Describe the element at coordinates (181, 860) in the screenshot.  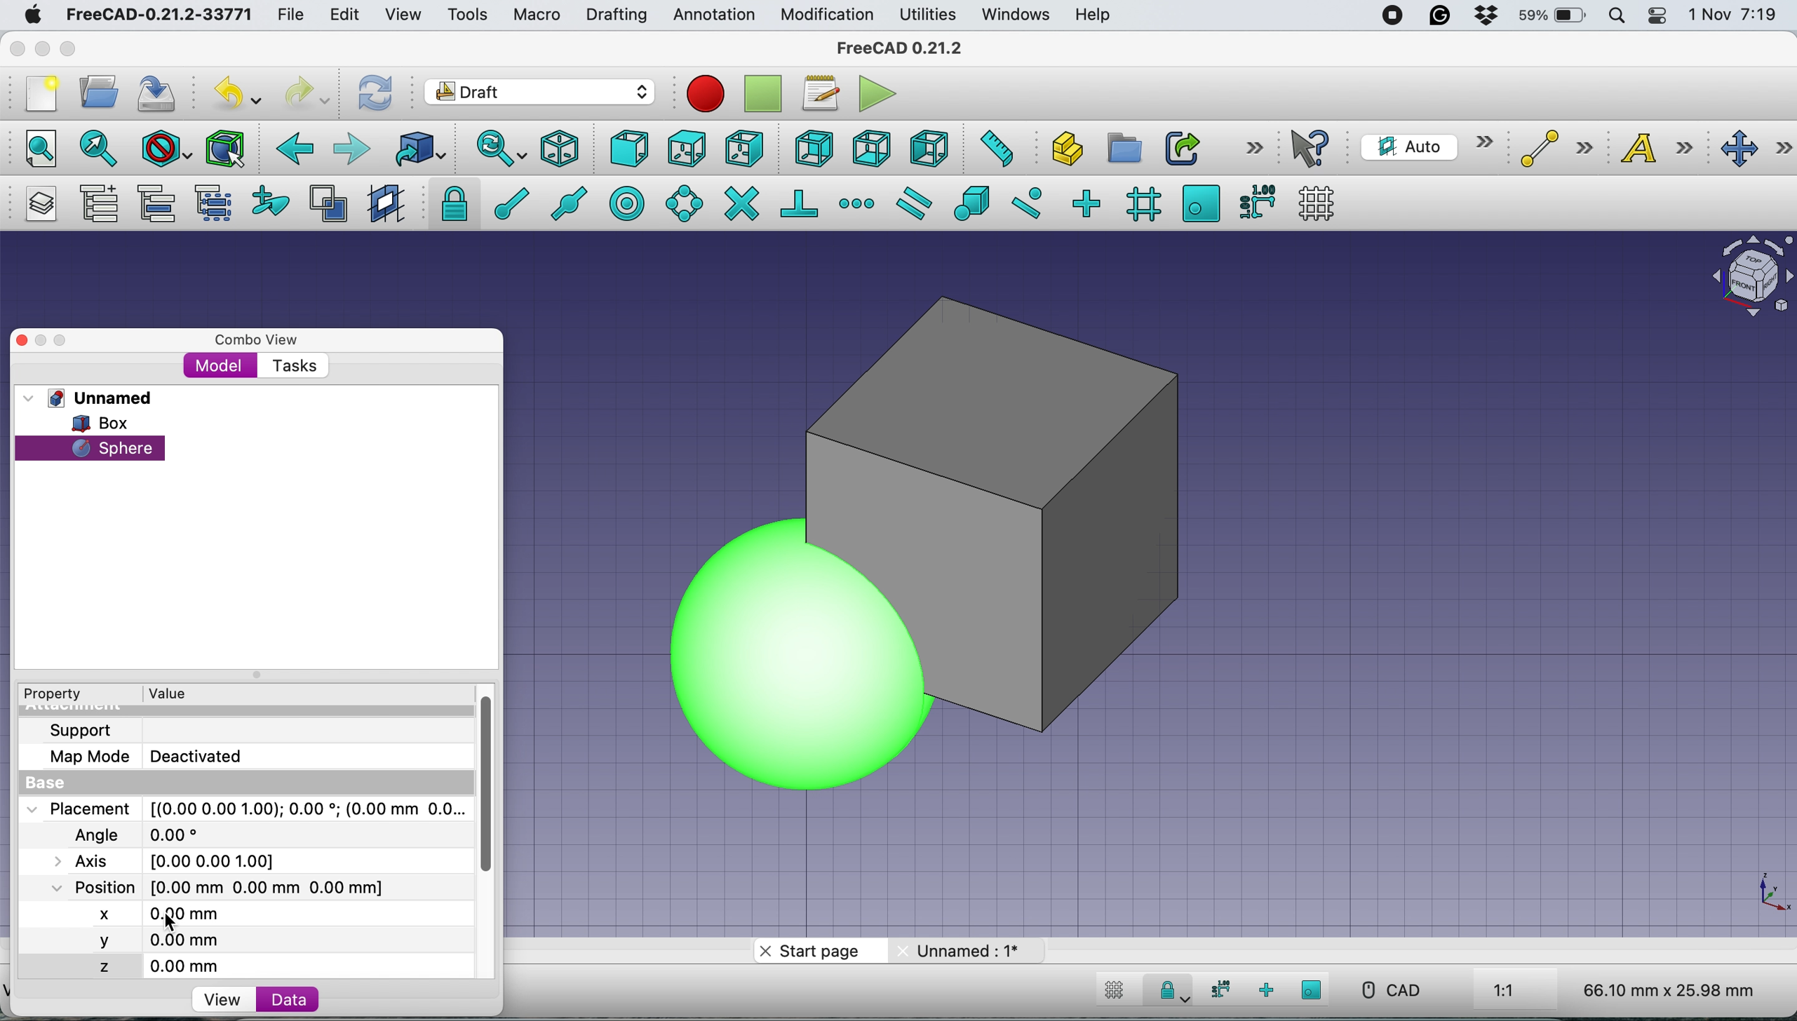
I see `axis` at that location.